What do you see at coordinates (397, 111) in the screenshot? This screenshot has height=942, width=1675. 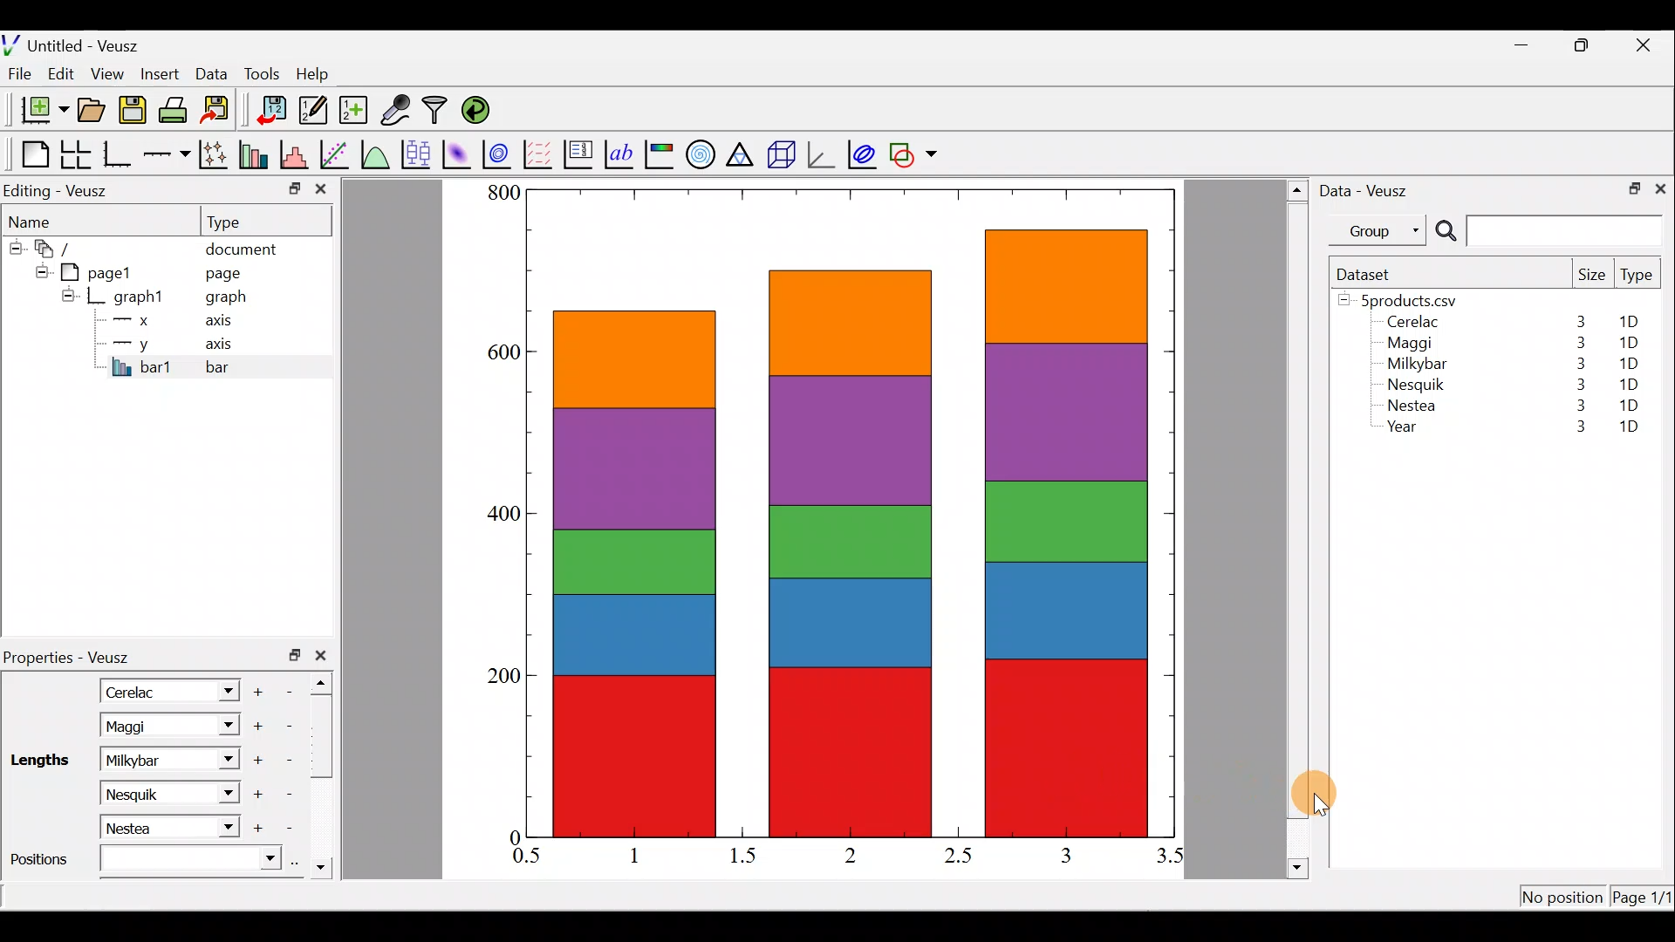 I see `Capture remote data` at bounding box center [397, 111].